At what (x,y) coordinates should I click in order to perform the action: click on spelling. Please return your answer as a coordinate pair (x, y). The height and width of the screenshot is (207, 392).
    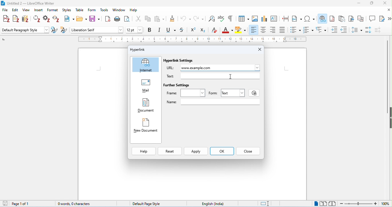
    Looking at the image, I should click on (222, 19).